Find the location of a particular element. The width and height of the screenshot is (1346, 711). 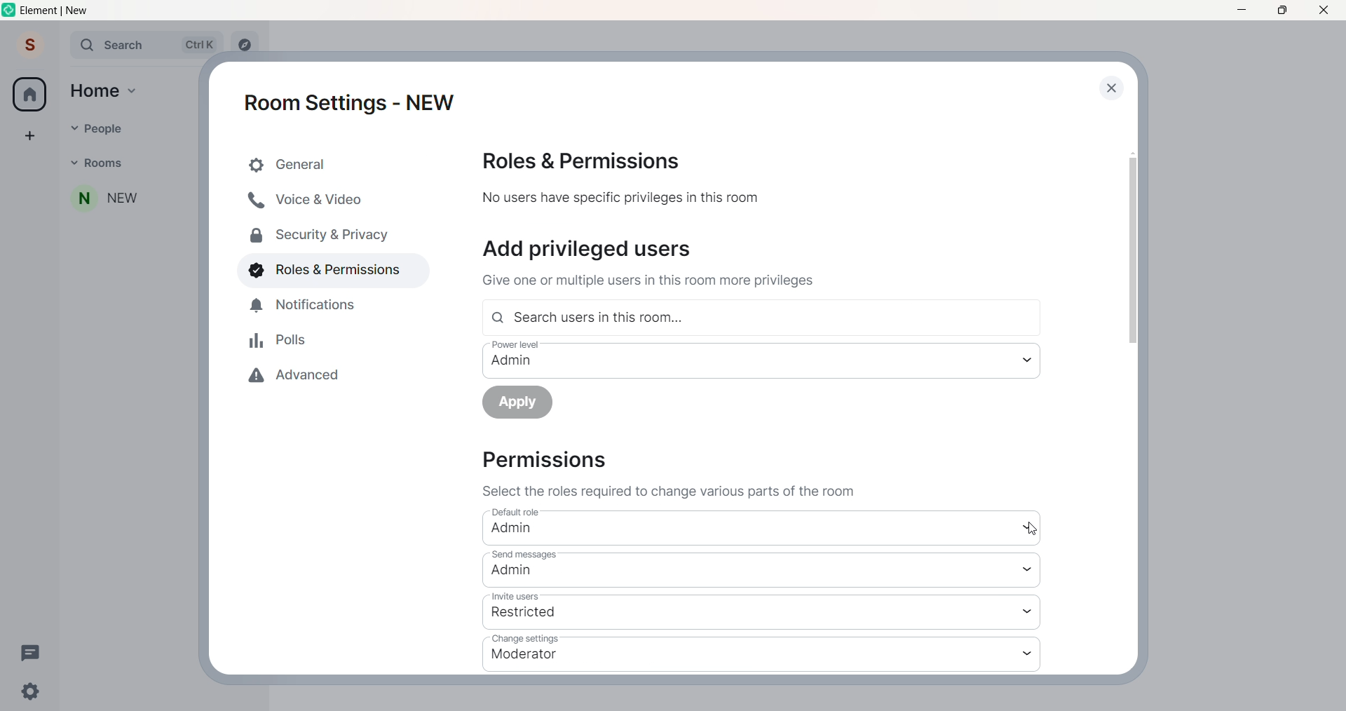

default role dropdown is located at coordinates (1030, 527).